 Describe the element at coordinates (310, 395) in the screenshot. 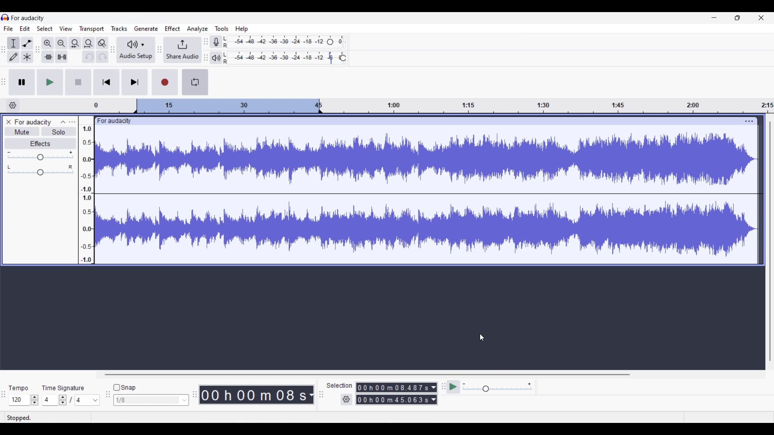

I see `Track measurement ` at that location.